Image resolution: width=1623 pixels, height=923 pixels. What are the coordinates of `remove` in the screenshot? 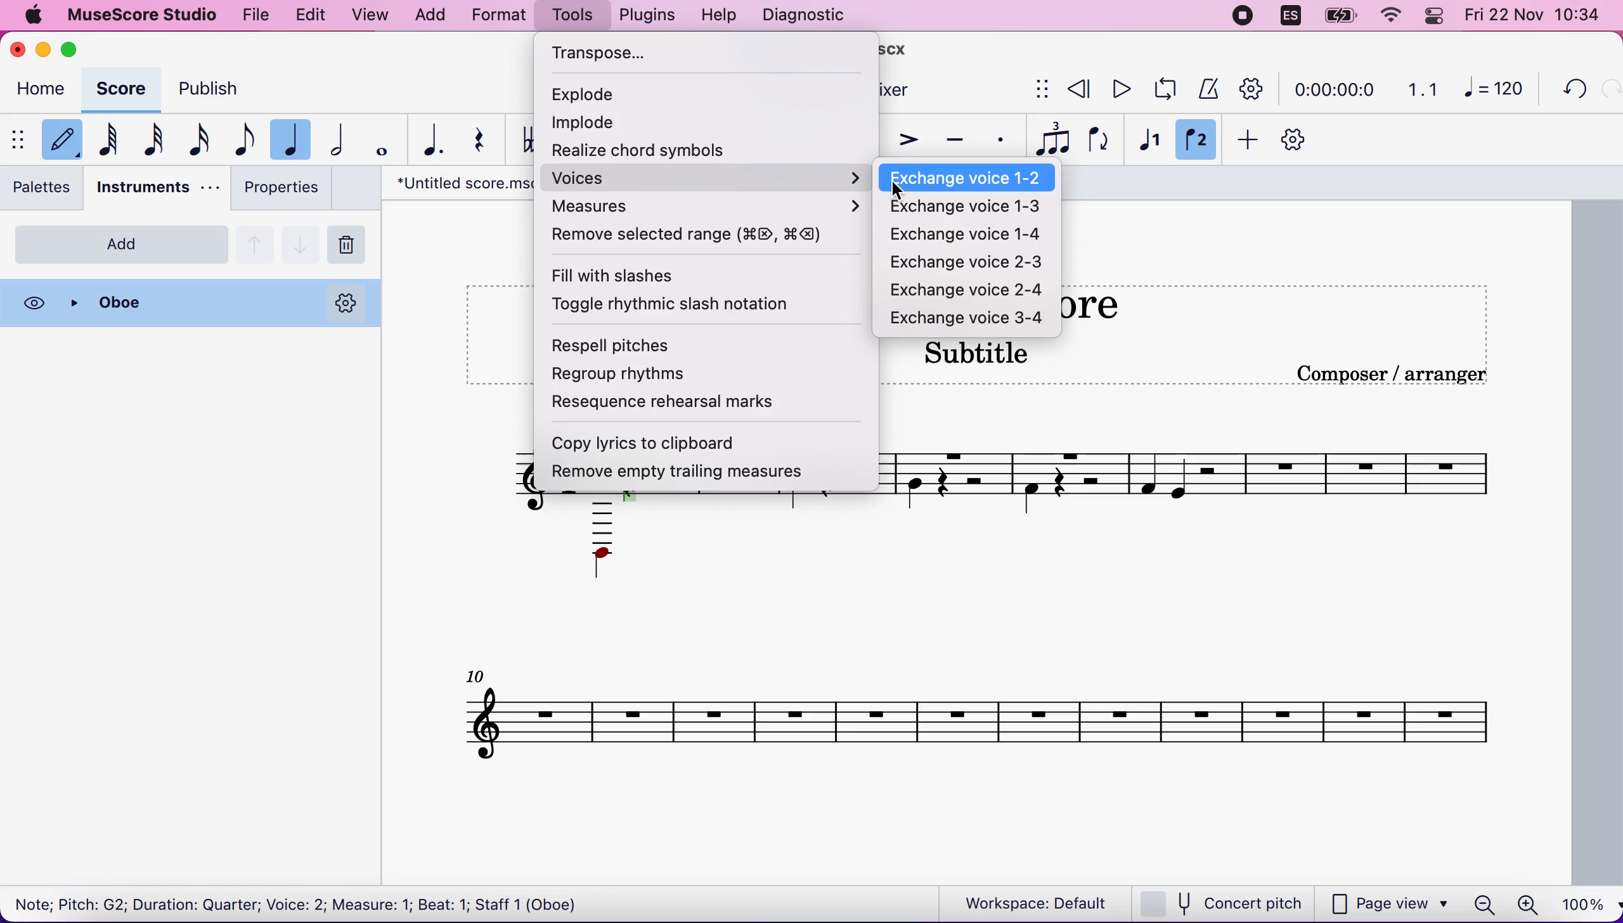 It's located at (351, 243).